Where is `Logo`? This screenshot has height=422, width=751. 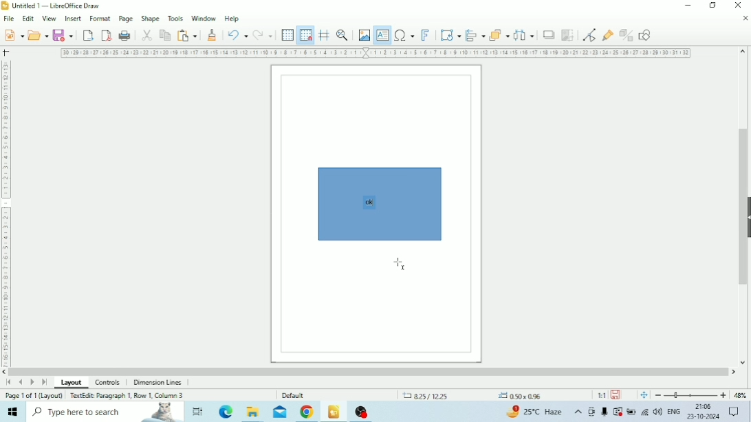
Logo is located at coordinates (6, 5).